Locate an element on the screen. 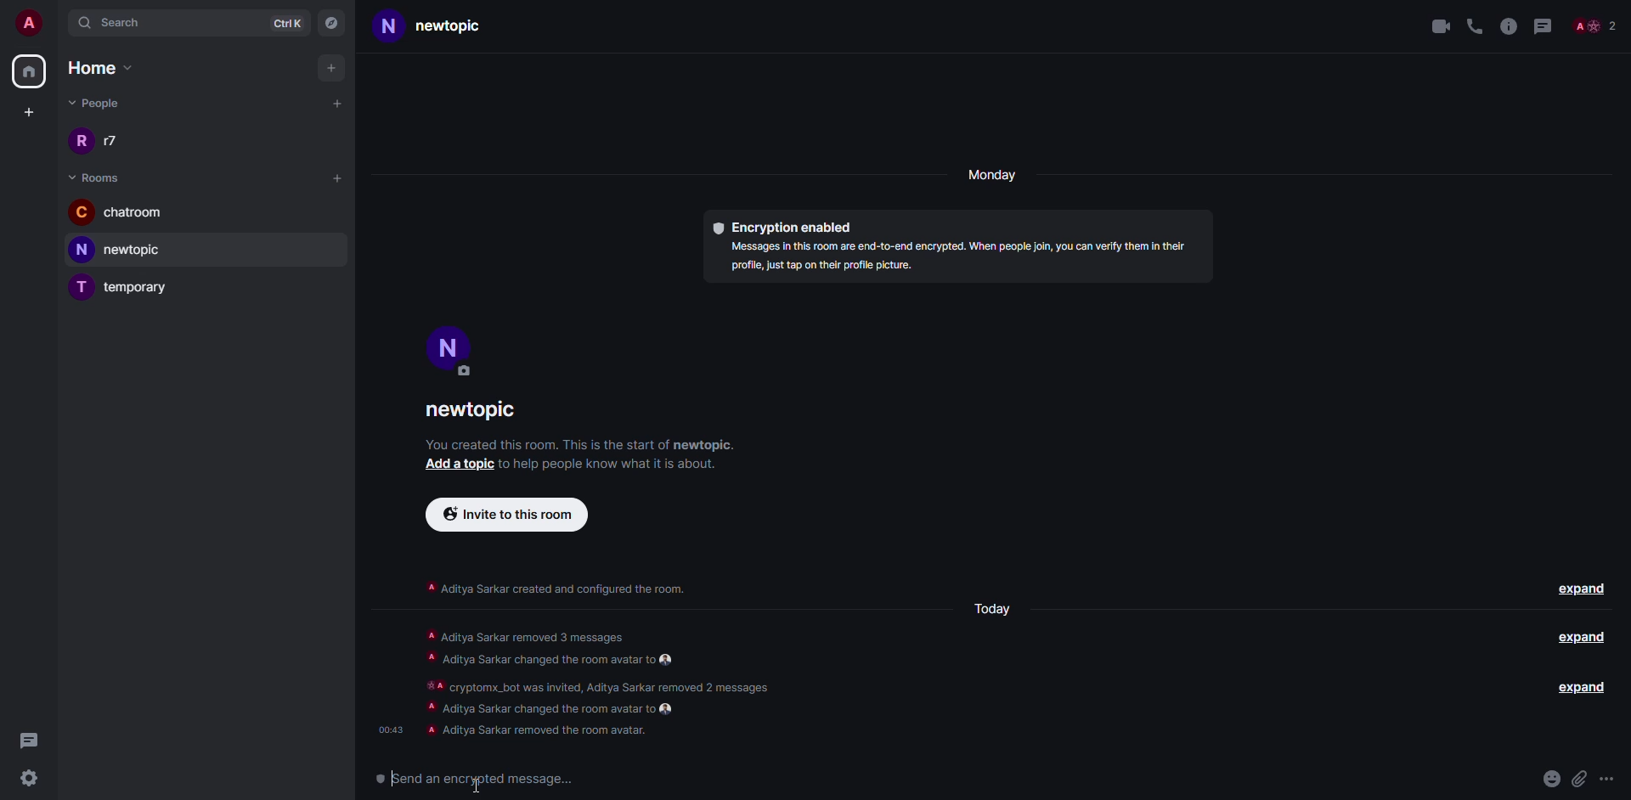 The width and height of the screenshot is (1631, 800). threads is located at coordinates (29, 740).